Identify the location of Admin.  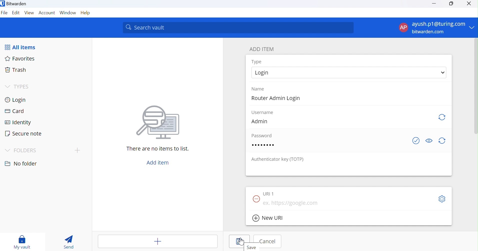
(261, 121).